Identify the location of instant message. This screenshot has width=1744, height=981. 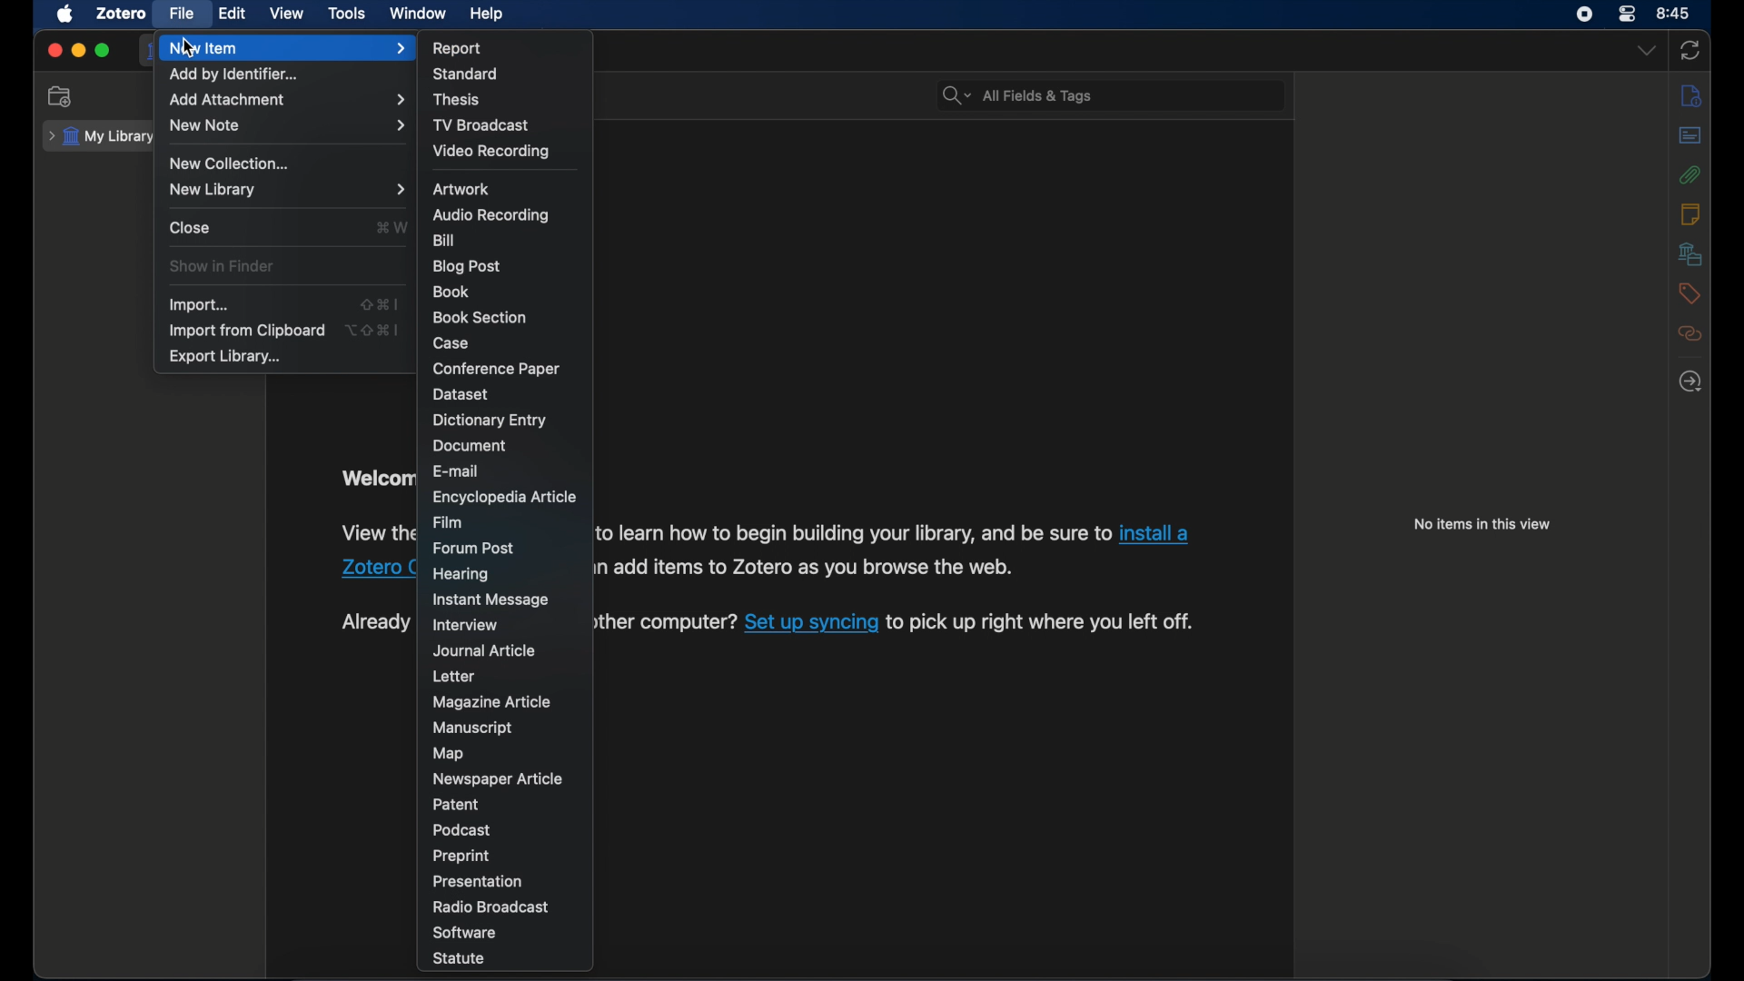
(496, 599).